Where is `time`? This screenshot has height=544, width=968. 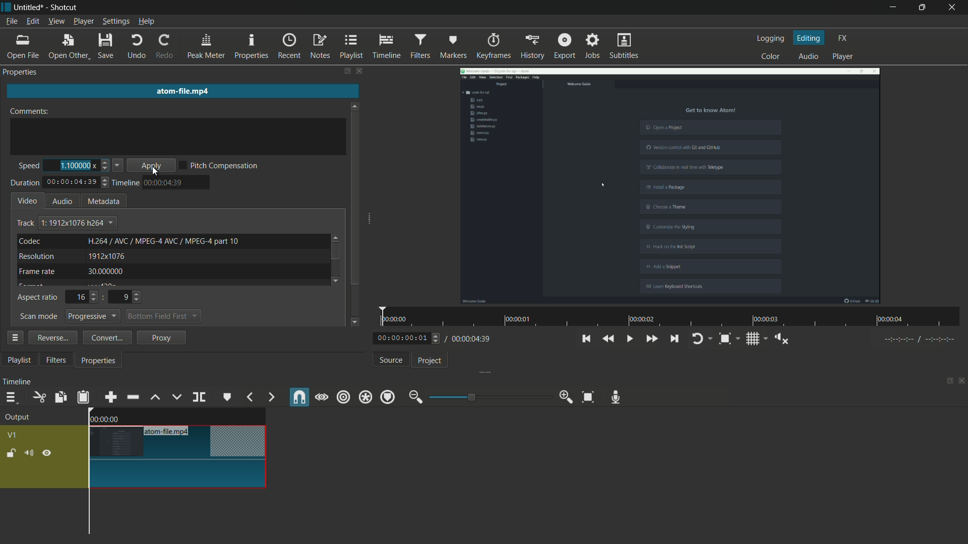 time is located at coordinates (674, 317).